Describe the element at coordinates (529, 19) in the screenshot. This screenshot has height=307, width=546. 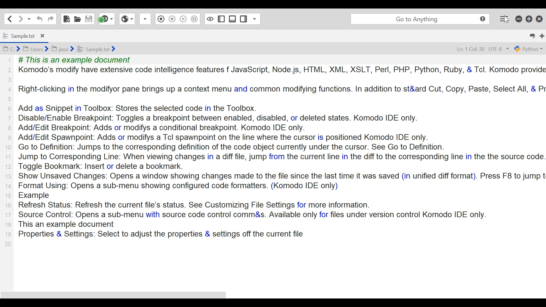
I see `Restore` at that location.